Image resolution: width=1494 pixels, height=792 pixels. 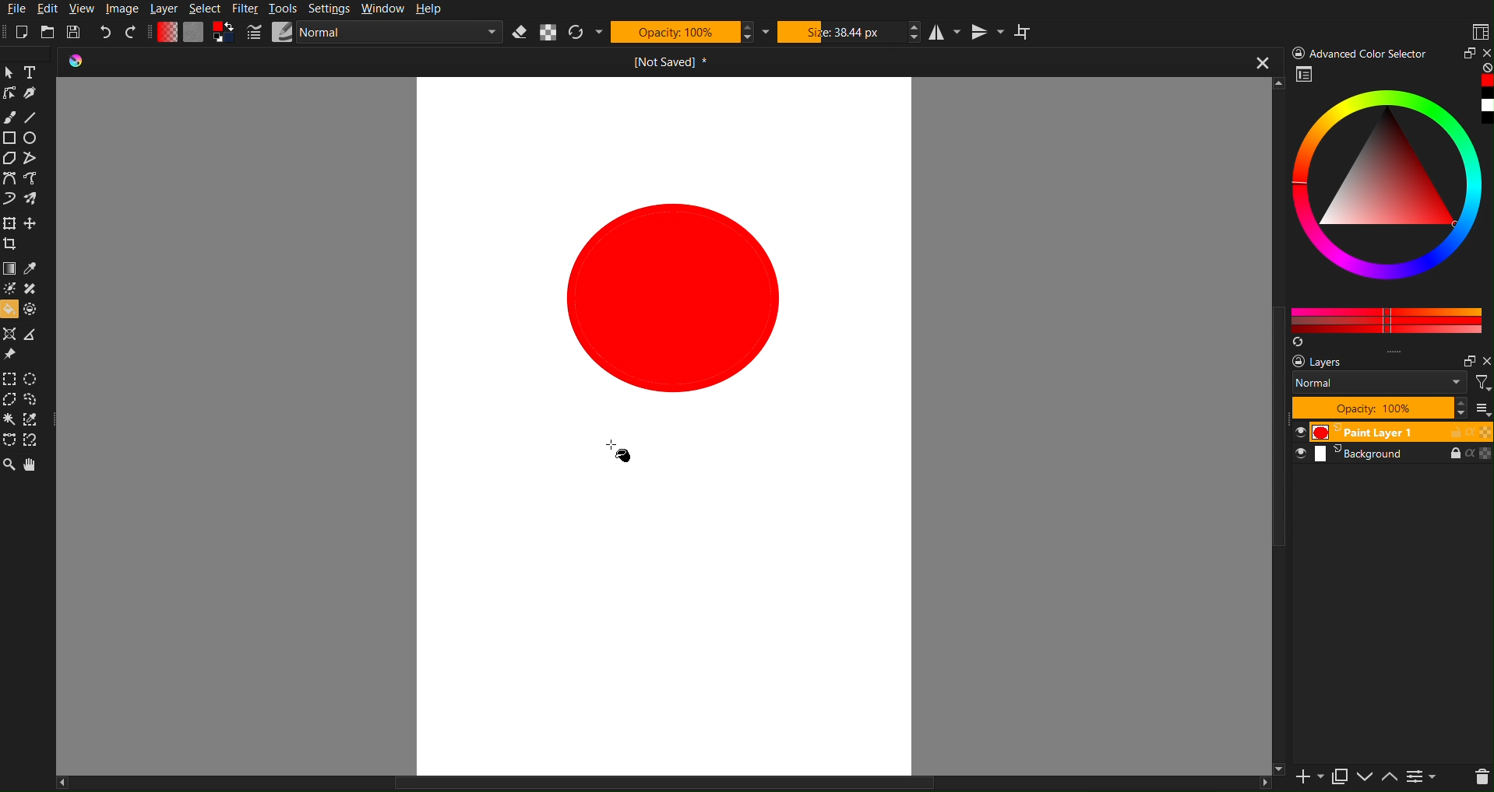 What do you see at coordinates (33, 421) in the screenshot?
I see `Similar Color` at bounding box center [33, 421].